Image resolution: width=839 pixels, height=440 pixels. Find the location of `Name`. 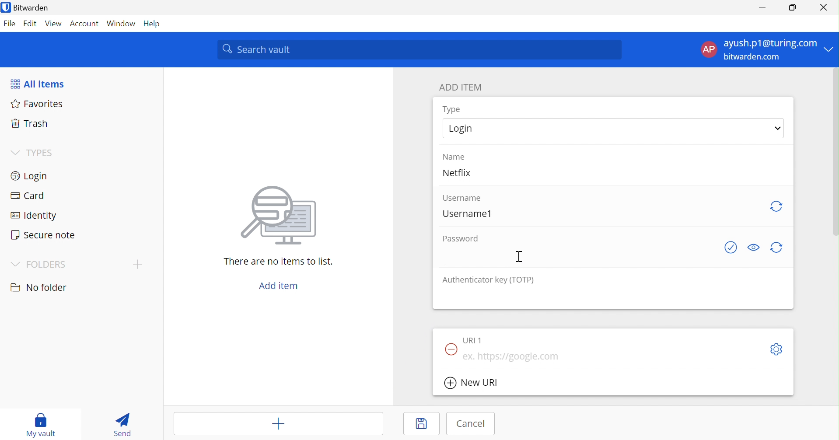

Name is located at coordinates (454, 157).